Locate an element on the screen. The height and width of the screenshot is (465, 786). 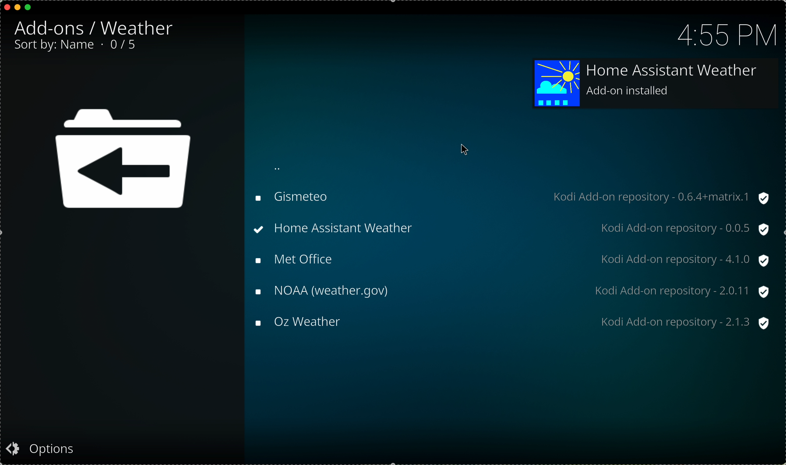
maximize is located at coordinates (29, 7).